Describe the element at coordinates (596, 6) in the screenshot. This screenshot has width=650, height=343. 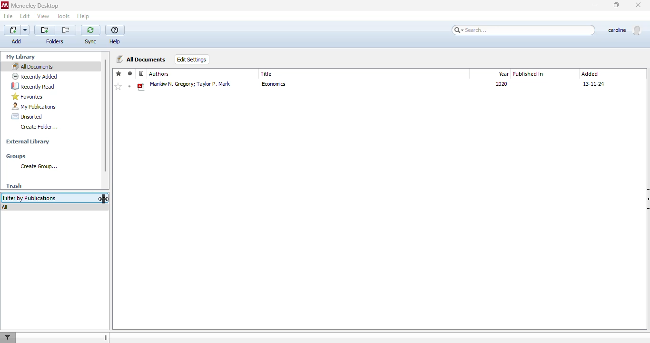
I see `minimize` at that location.